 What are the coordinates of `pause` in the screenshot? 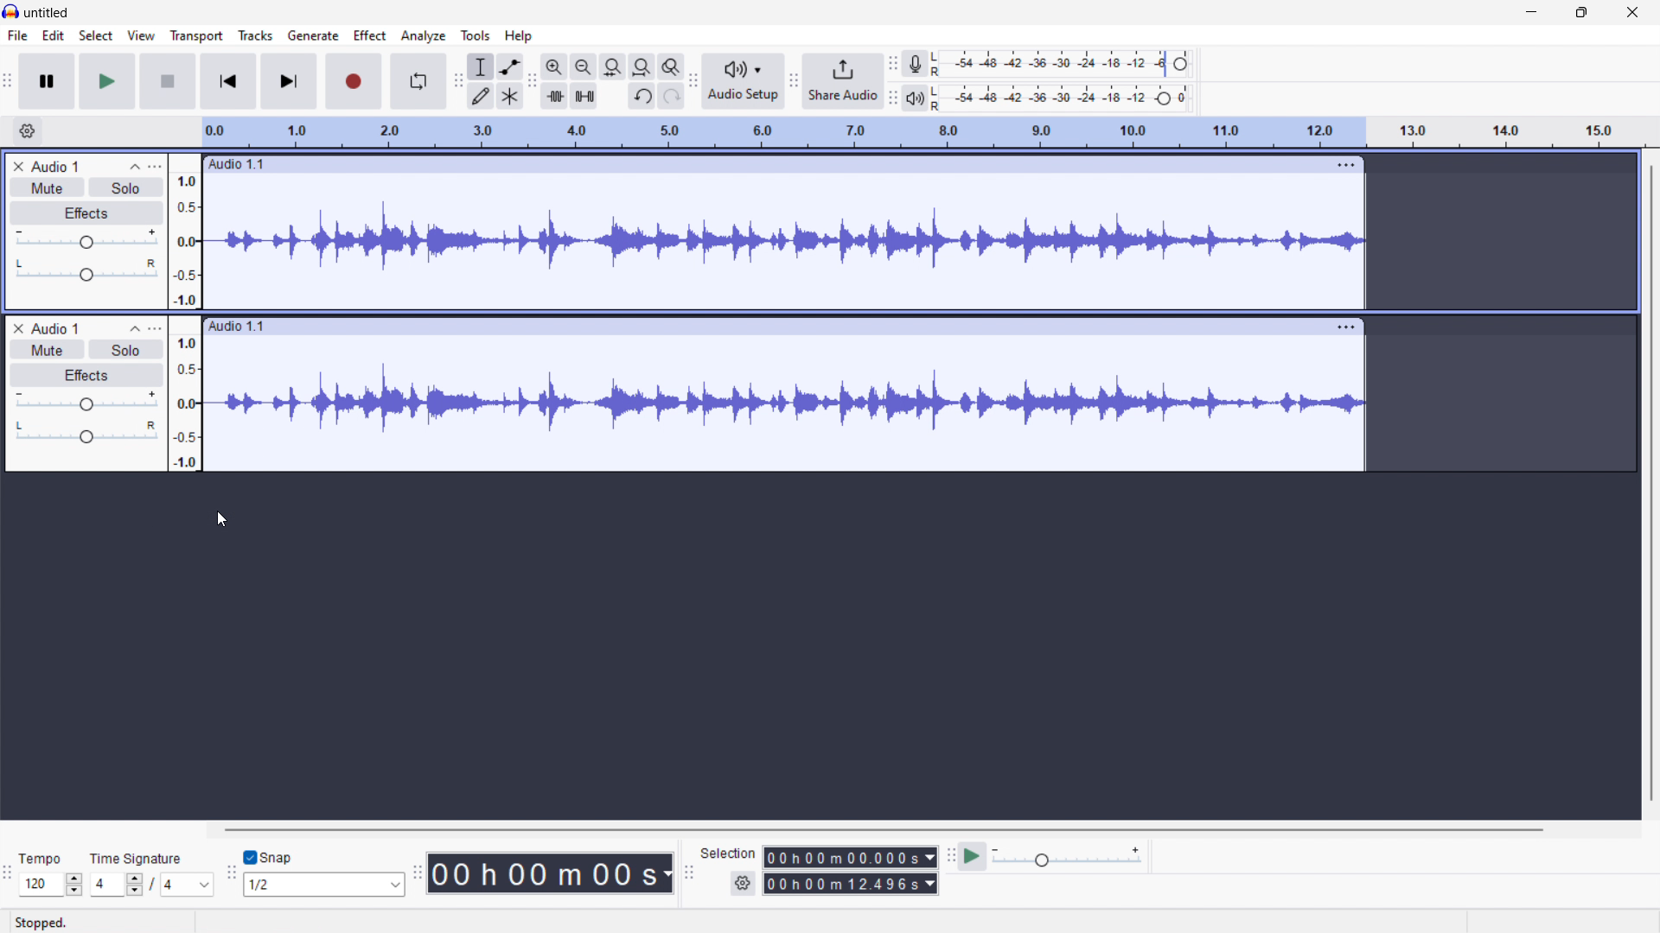 It's located at (47, 81).